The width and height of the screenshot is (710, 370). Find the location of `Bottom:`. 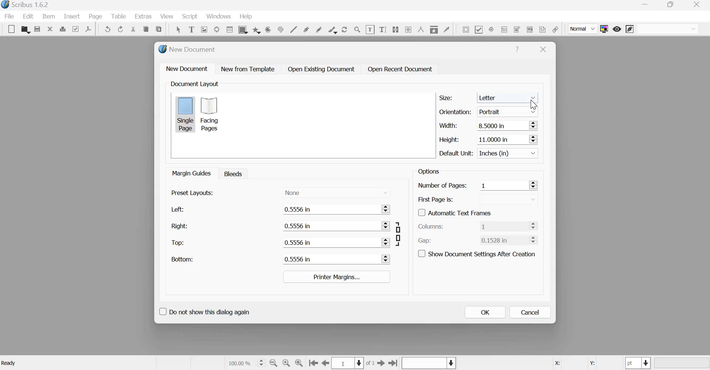

Bottom: is located at coordinates (182, 259).